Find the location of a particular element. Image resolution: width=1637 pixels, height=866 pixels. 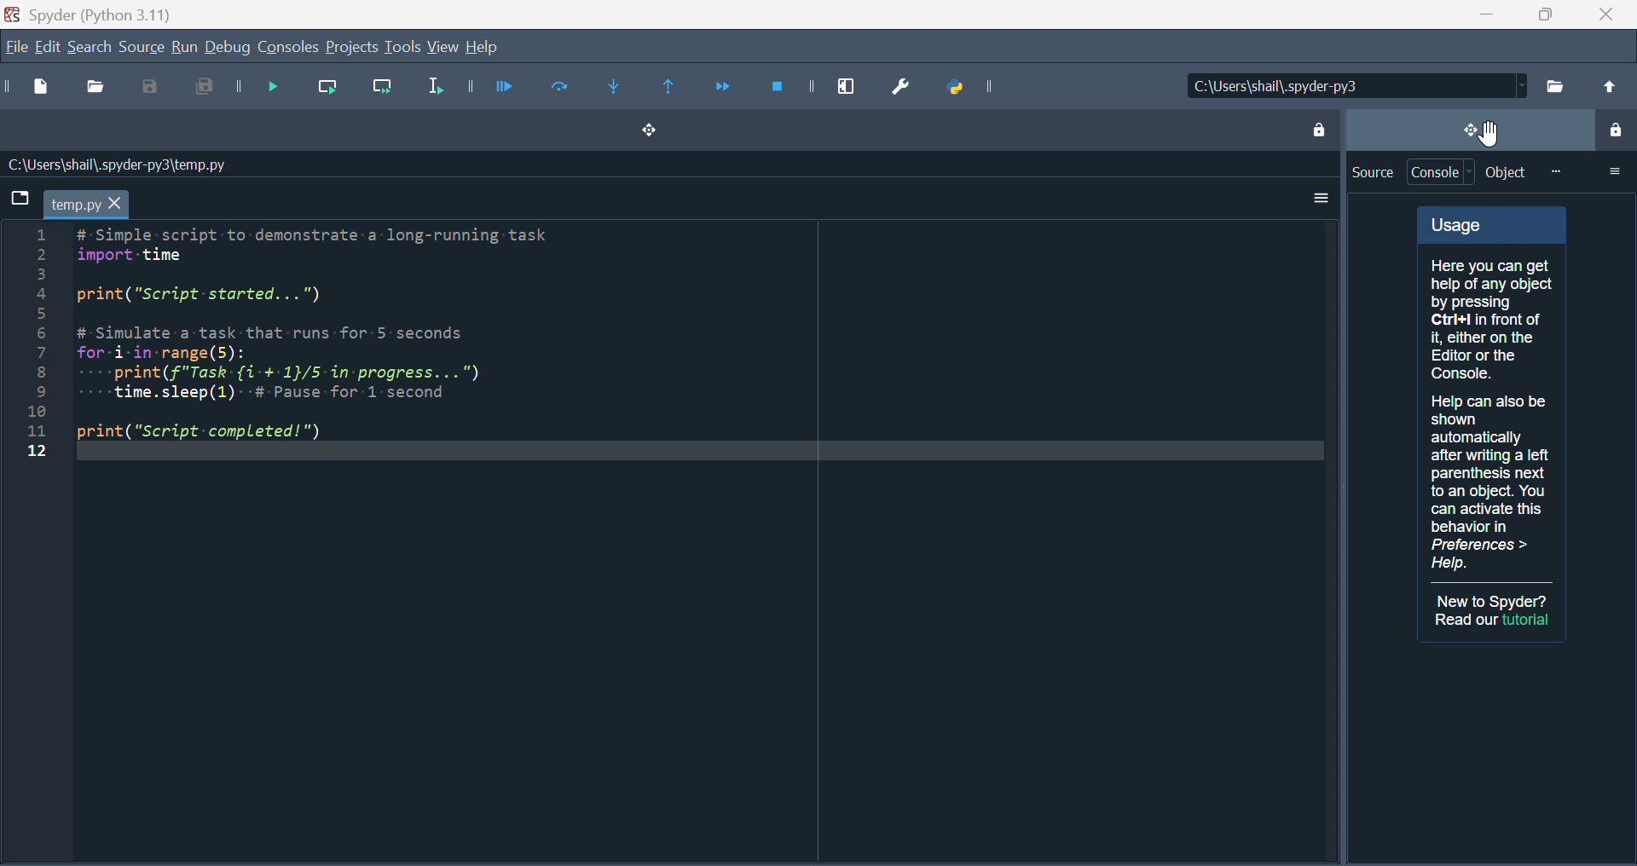

Maximise is located at coordinates (1539, 14).